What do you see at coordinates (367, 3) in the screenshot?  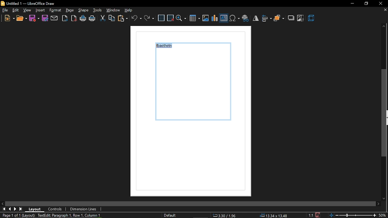 I see `restore down` at bounding box center [367, 3].